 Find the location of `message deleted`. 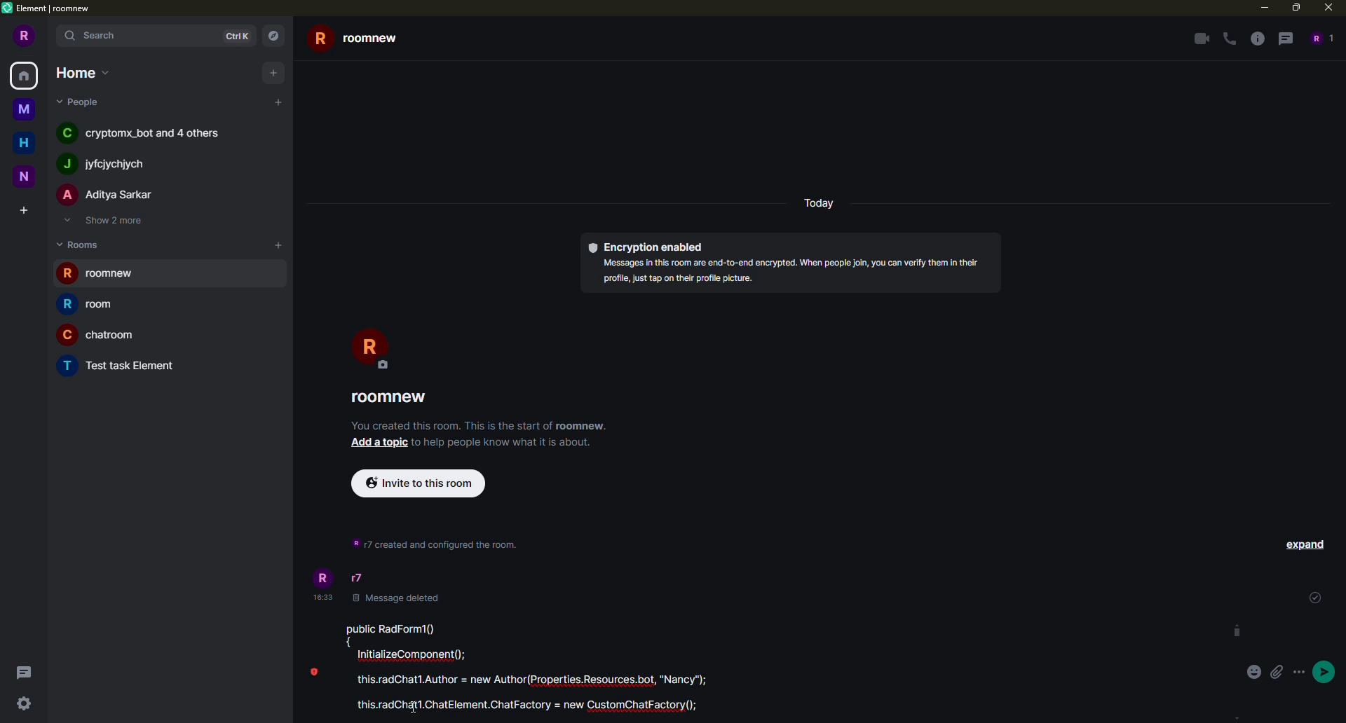

message deleted is located at coordinates (397, 598).